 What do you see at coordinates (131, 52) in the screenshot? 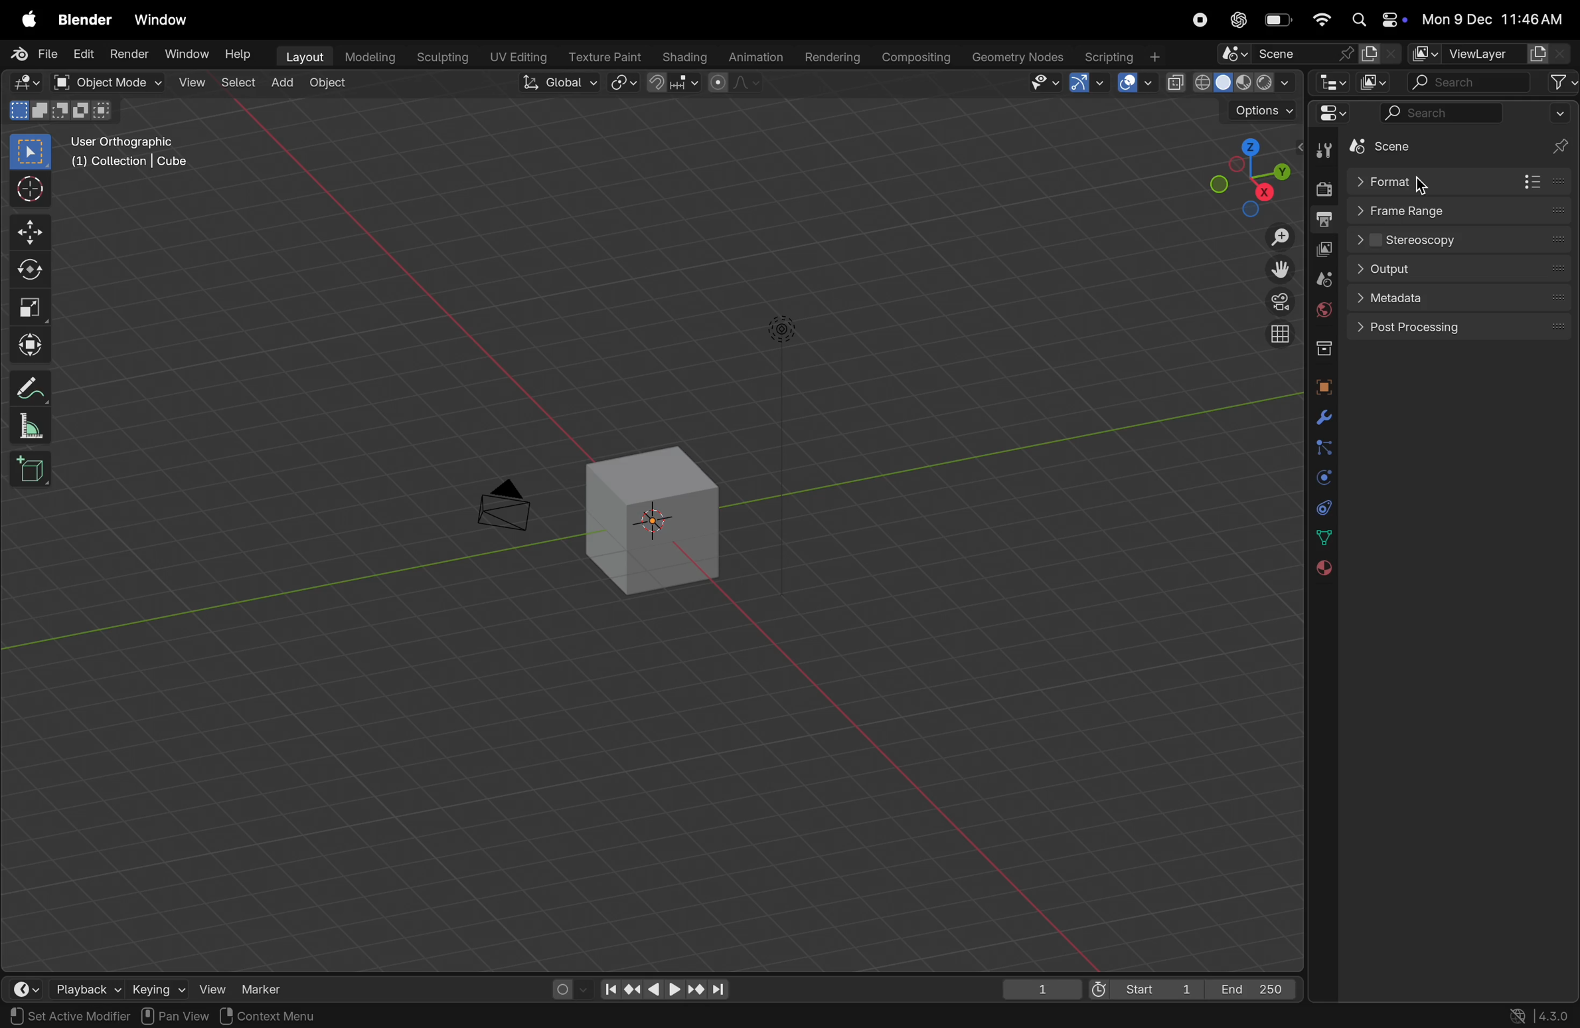
I see `Render` at bounding box center [131, 52].